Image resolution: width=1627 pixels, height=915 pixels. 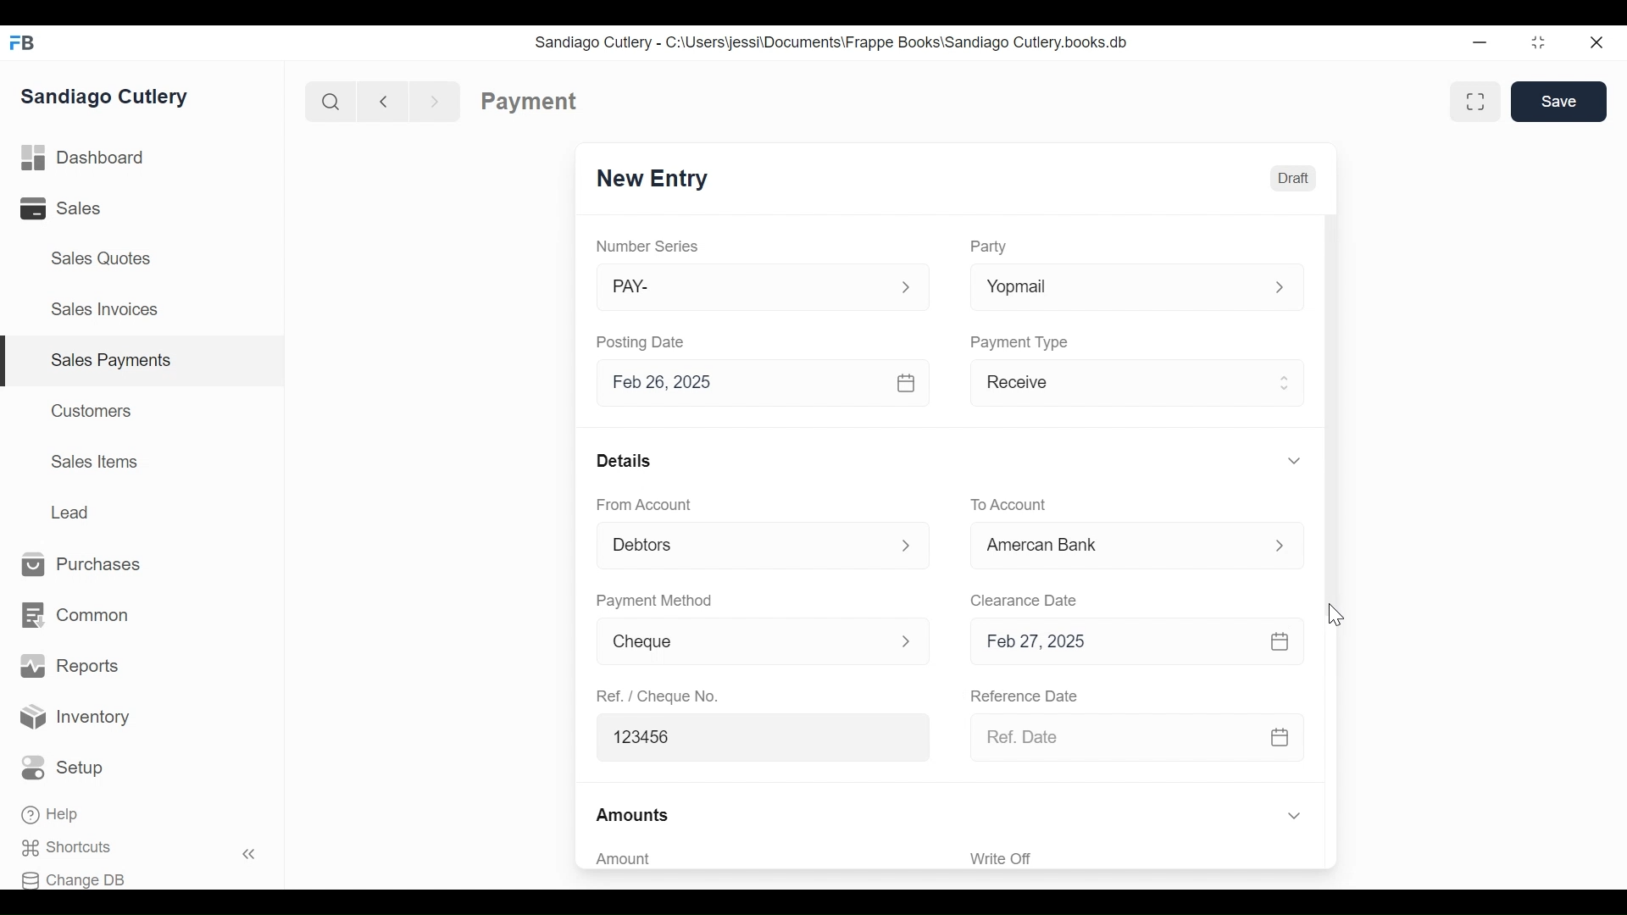 What do you see at coordinates (53, 816) in the screenshot?
I see `Help` at bounding box center [53, 816].